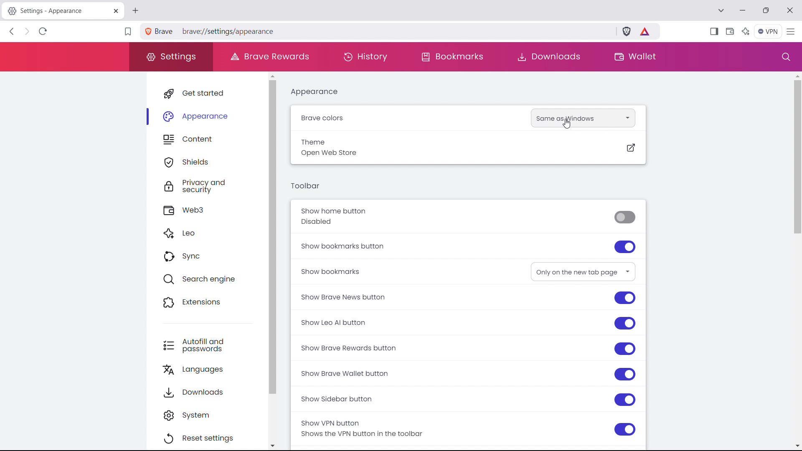  What do you see at coordinates (212, 367) in the screenshot?
I see `languages` at bounding box center [212, 367].